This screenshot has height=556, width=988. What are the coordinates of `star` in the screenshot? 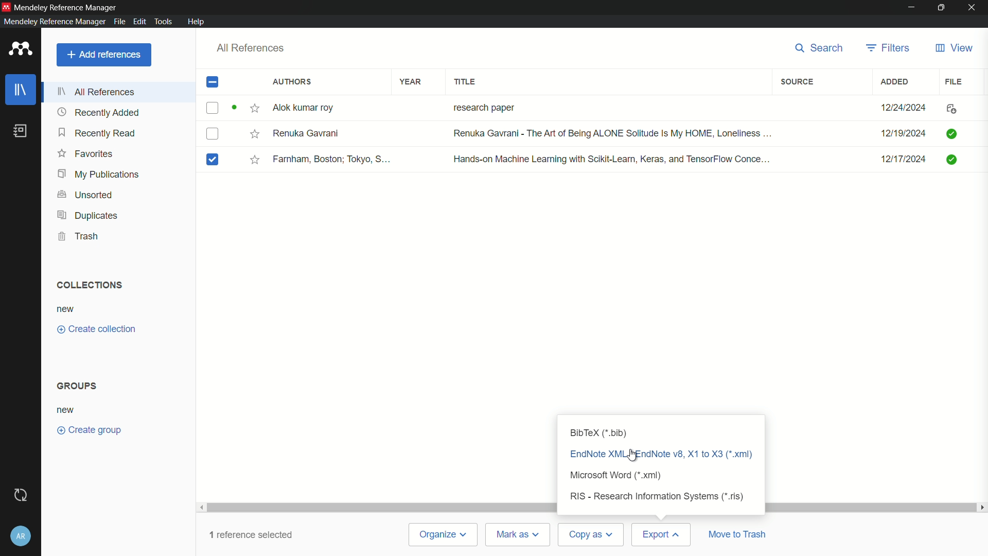 It's located at (255, 135).